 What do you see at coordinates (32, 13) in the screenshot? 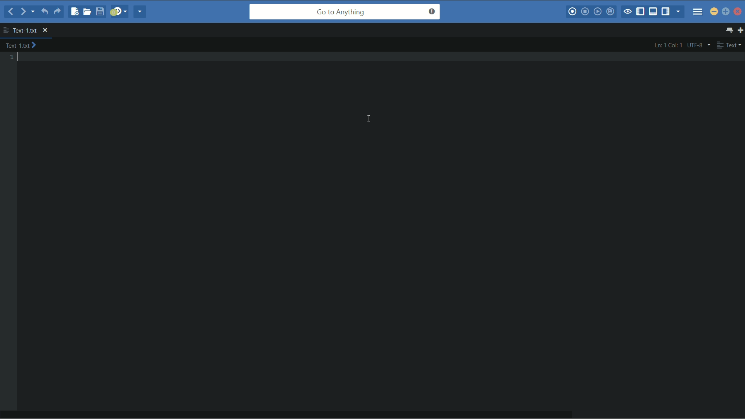
I see `recent location` at bounding box center [32, 13].